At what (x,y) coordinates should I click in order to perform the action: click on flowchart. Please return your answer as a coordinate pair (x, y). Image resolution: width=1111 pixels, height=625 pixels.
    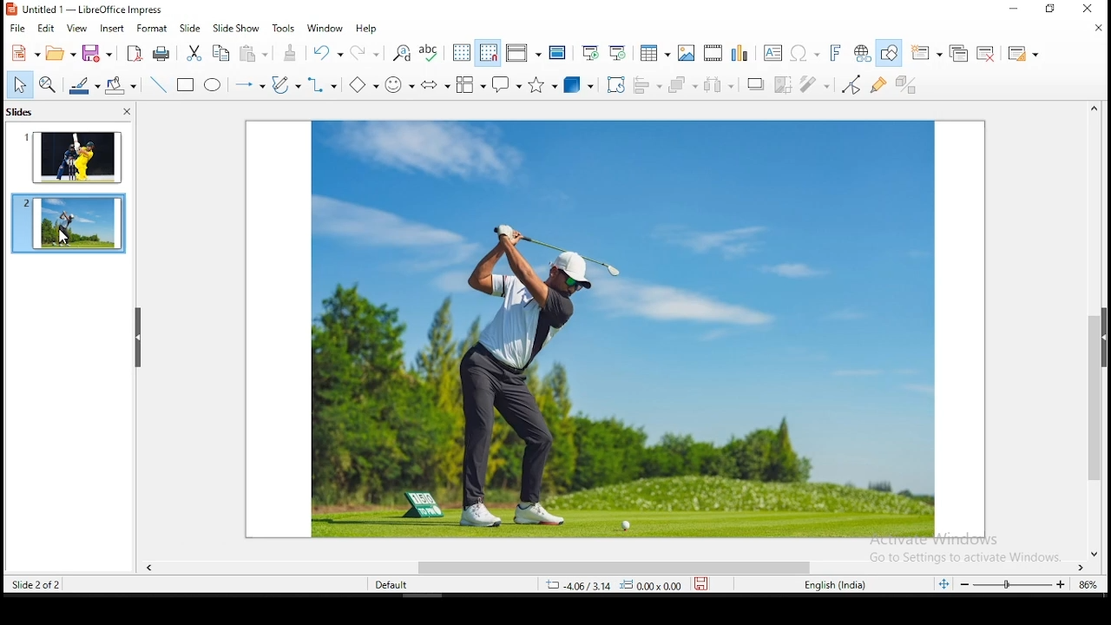
    Looking at the image, I should click on (470, 84).